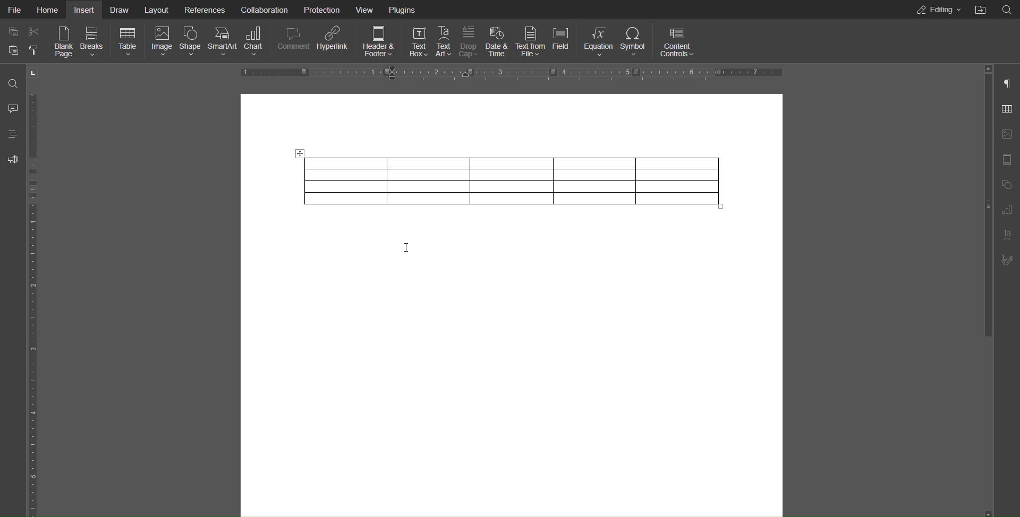 This screenshot has width=1020, height=517. What do you see at coordinates (48, 9) in the screenshot?
I see `Home` at bounding box center [48, 9].